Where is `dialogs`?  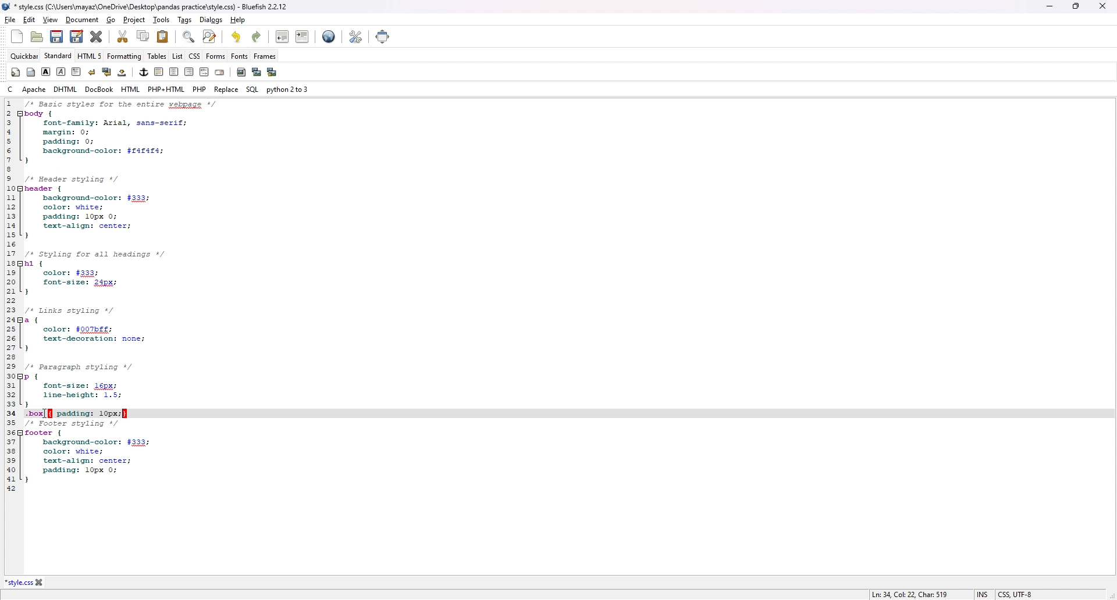 dialogs is located at coordinates (211, 20).